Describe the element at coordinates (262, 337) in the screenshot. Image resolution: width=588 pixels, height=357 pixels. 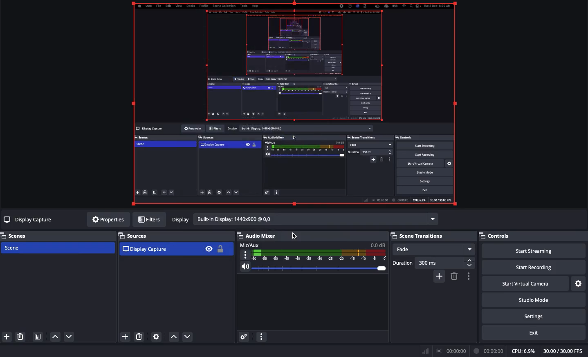
I see `options` at that location.